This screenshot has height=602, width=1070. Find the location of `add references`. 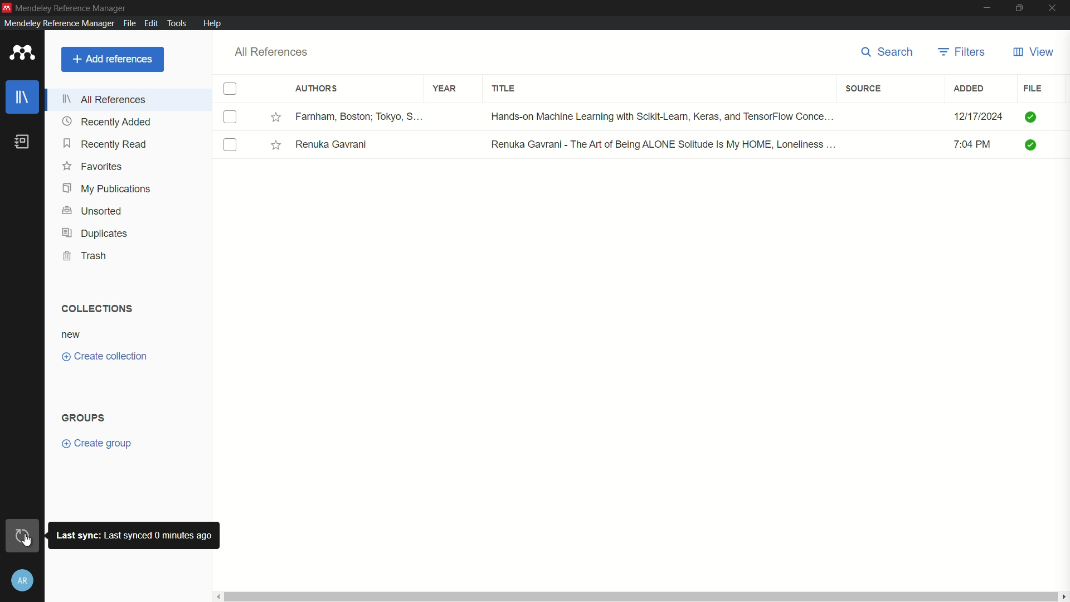

add references is located at coordinates (113, 60).